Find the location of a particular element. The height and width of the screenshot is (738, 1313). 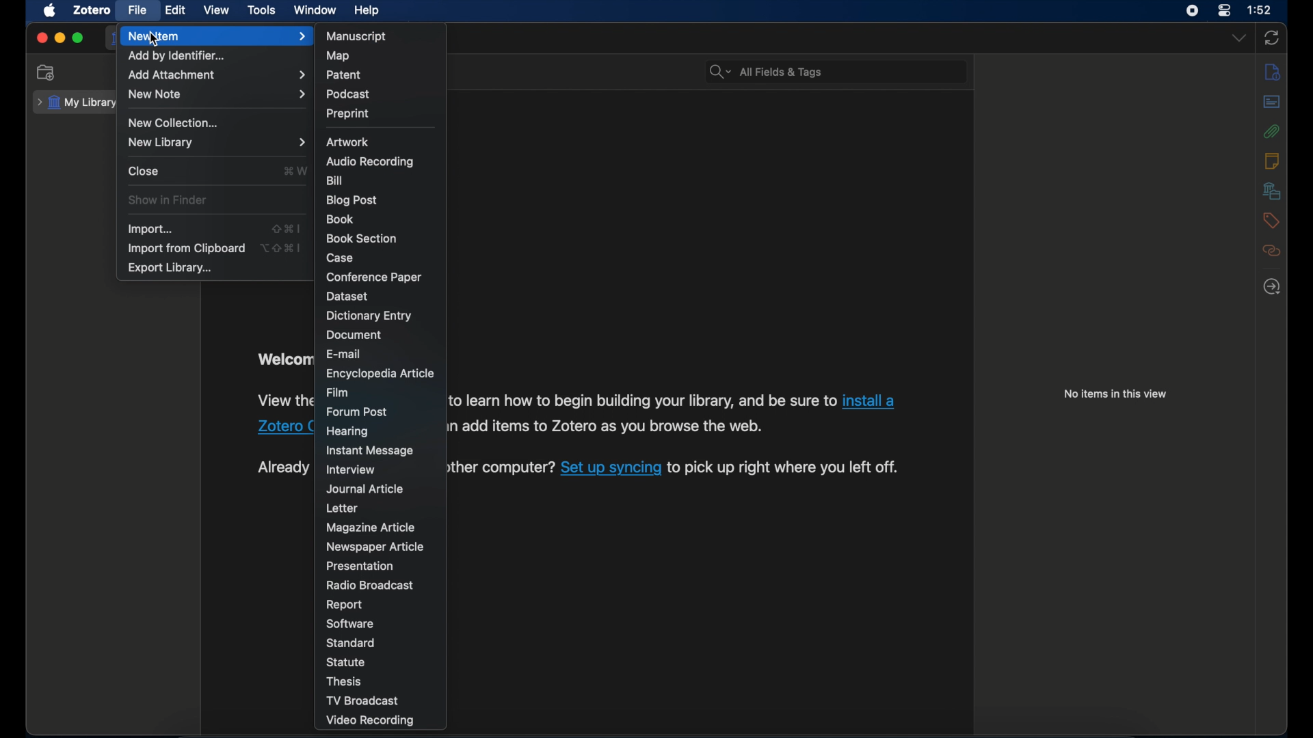

new collection is located at coordinates (176, 123).